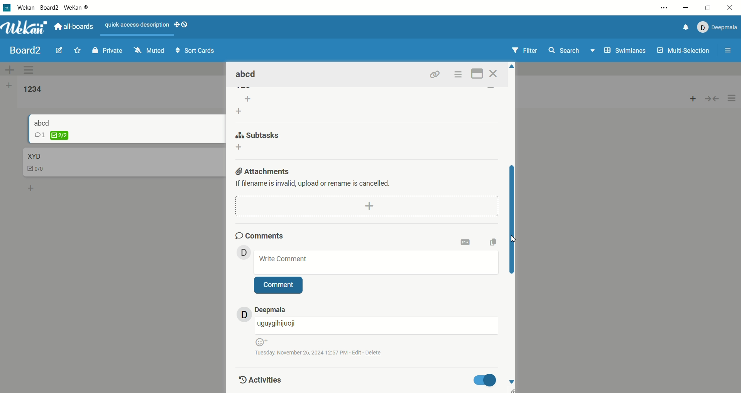  What do you see at coordinates (33, 156) in the screenshot?
I see `card title` at bounding box center [33, 156].